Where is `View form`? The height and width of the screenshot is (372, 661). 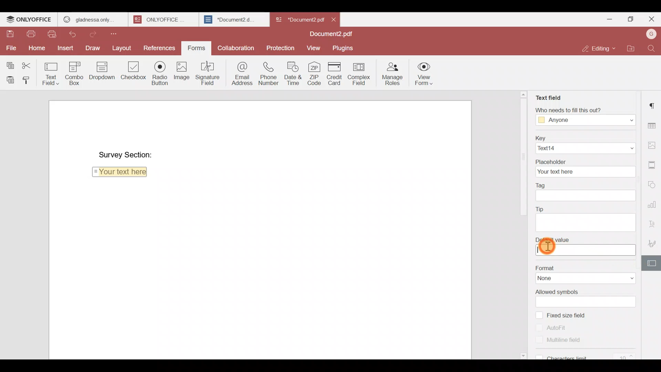
View form is located at coordinates (423, 73).